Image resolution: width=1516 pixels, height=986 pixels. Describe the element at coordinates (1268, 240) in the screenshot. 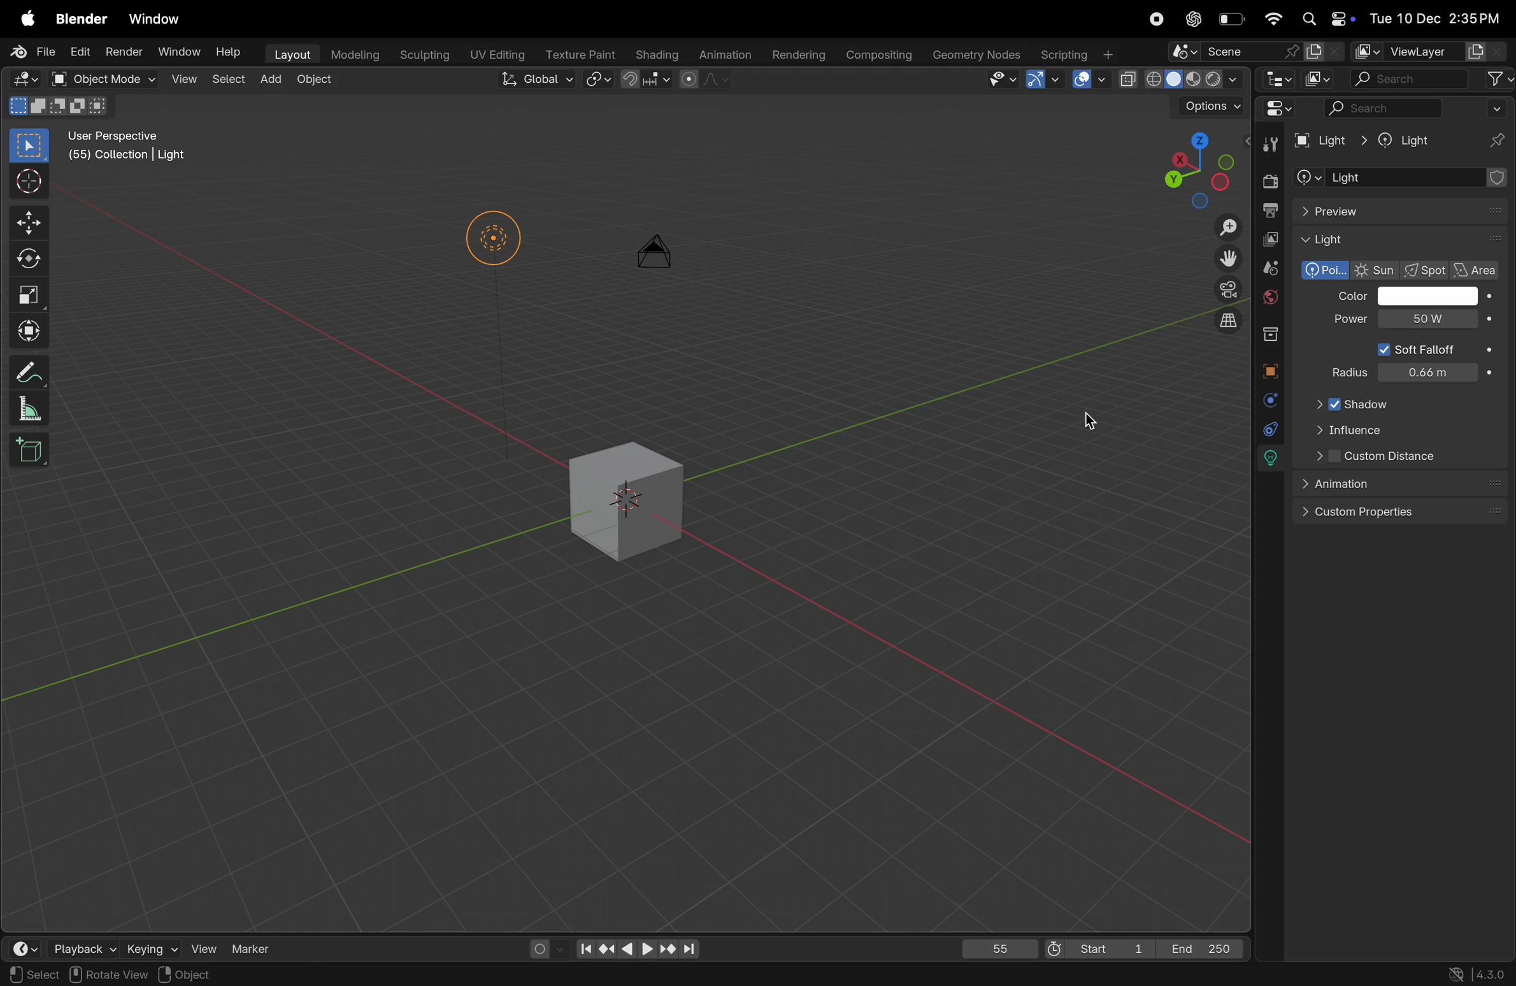

I see `view layer` at that location.